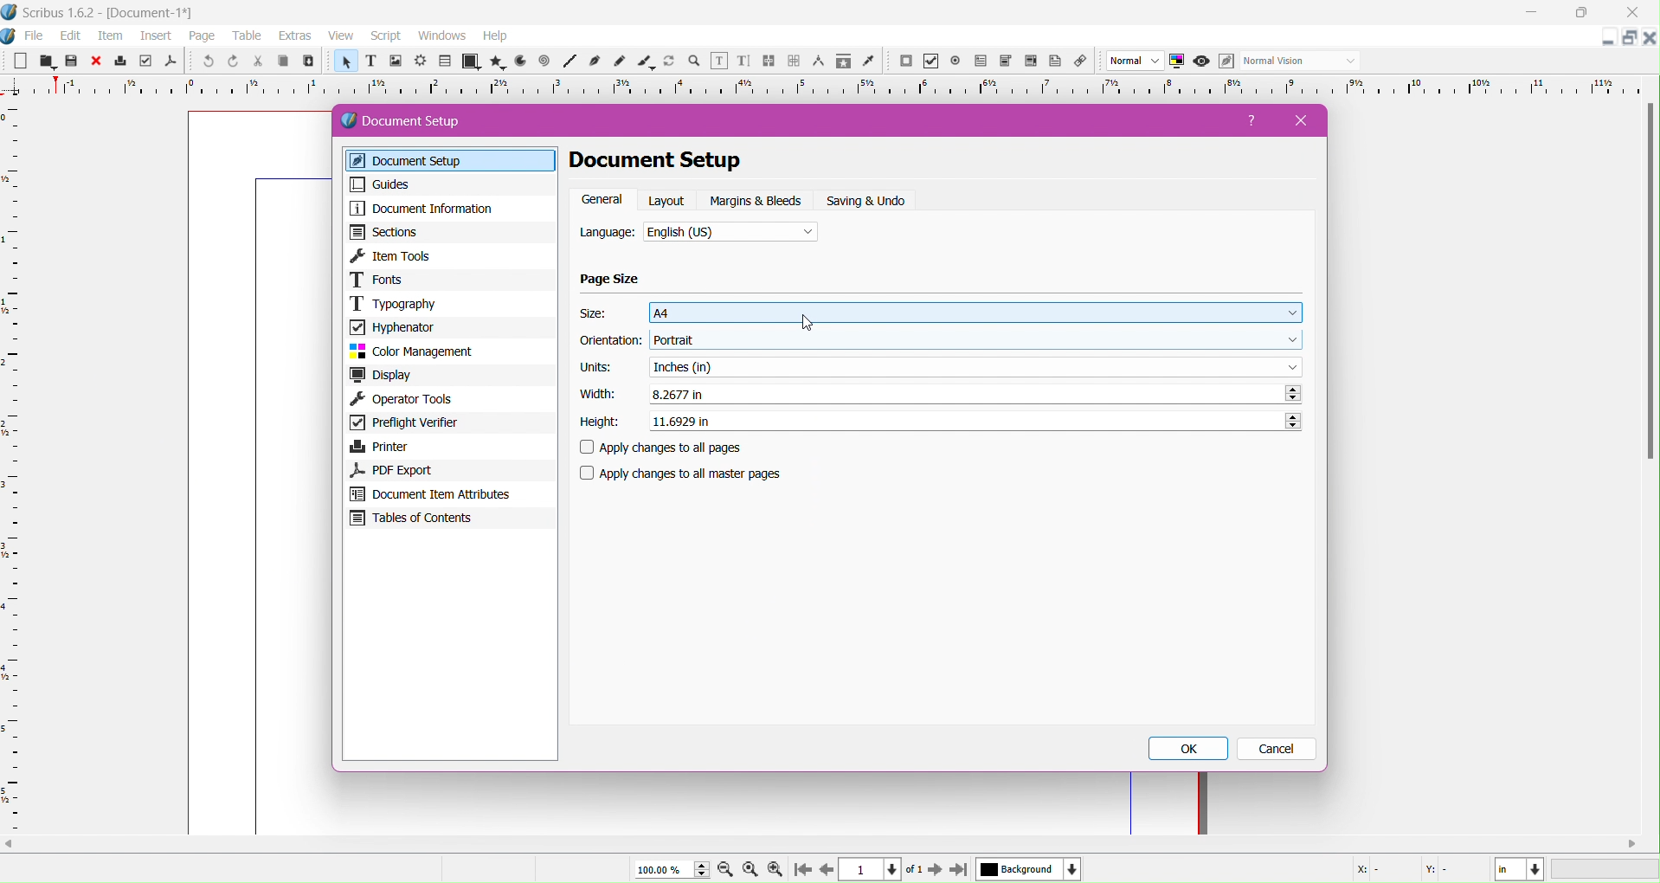 This screenshot has height=883, width=1660. I want to click on Item Tools, so click(452, 255).